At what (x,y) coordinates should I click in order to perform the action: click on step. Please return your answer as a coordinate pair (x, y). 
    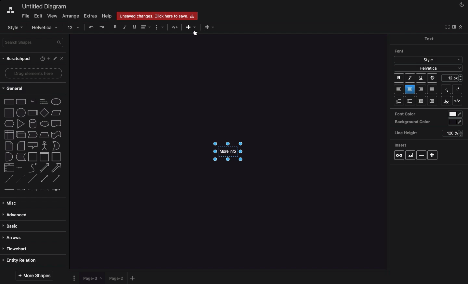
    Looking at the image, I should click on (32, 135).